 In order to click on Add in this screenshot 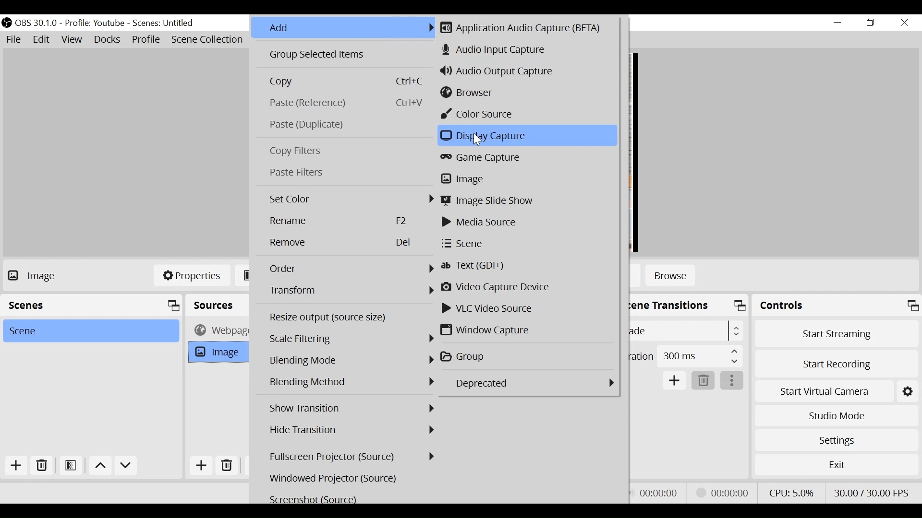, I will do `click(344, 28)`.